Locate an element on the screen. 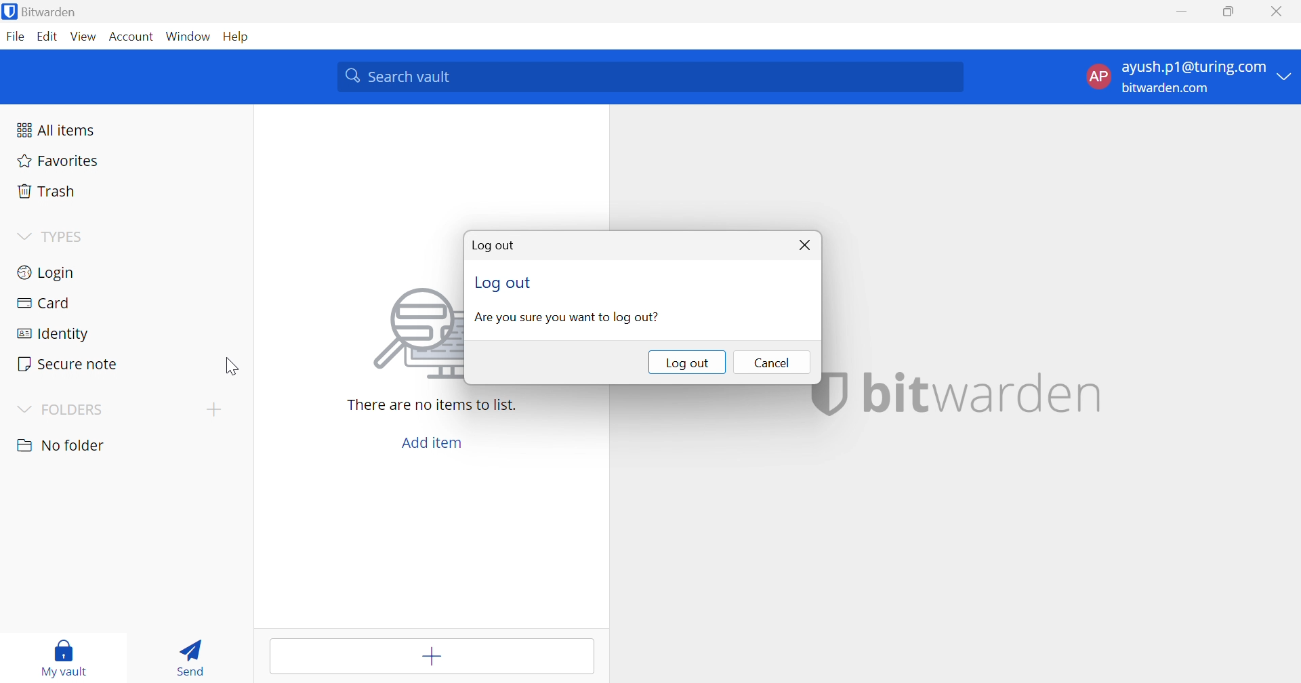 This screenshot has height=683, width=1301. All items is located at coordinates (56, 129).